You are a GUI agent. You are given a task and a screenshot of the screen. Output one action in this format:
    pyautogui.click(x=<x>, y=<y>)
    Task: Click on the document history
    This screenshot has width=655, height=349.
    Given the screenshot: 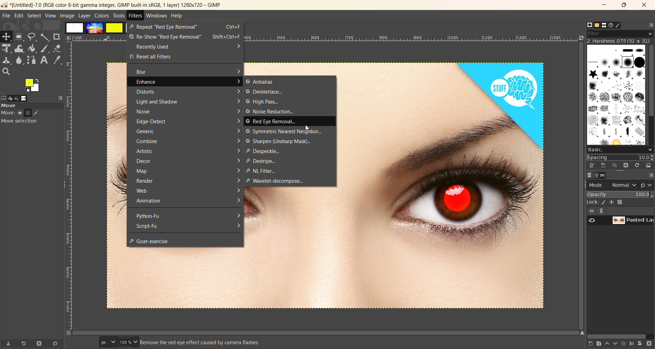 What is the action you would take?
    pyautogui.click(x=612, y=25)
    